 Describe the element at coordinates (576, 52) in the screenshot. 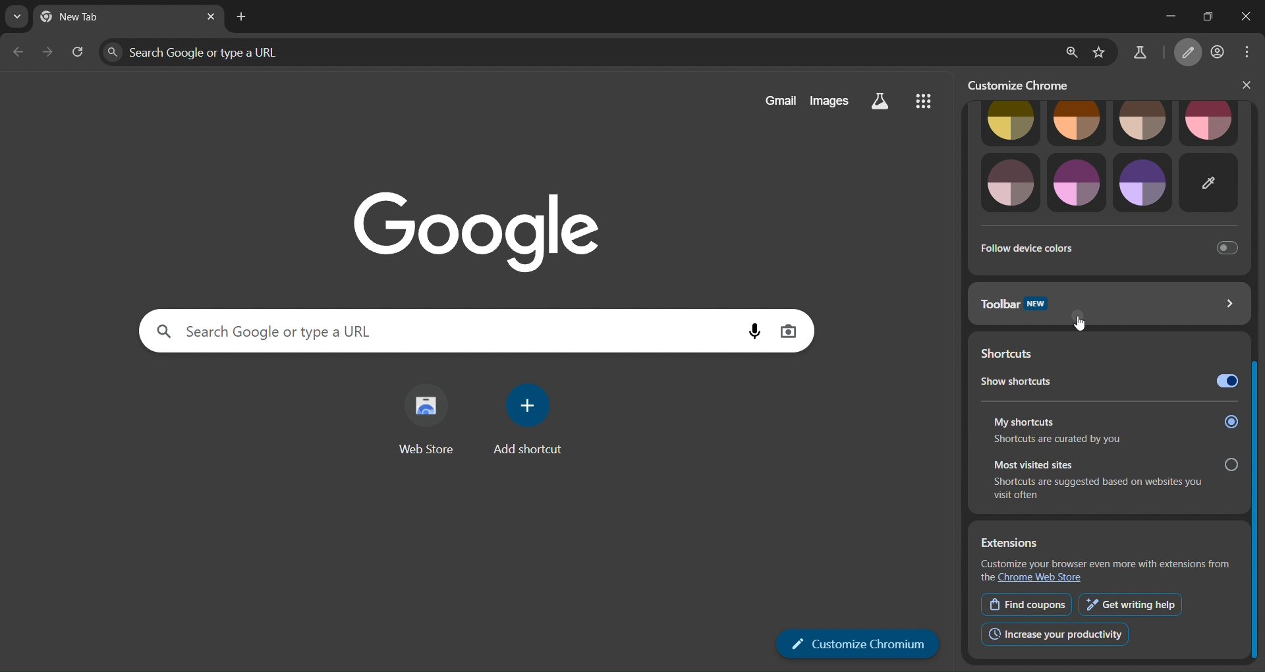

I see `Search google or type a URL` at that location.